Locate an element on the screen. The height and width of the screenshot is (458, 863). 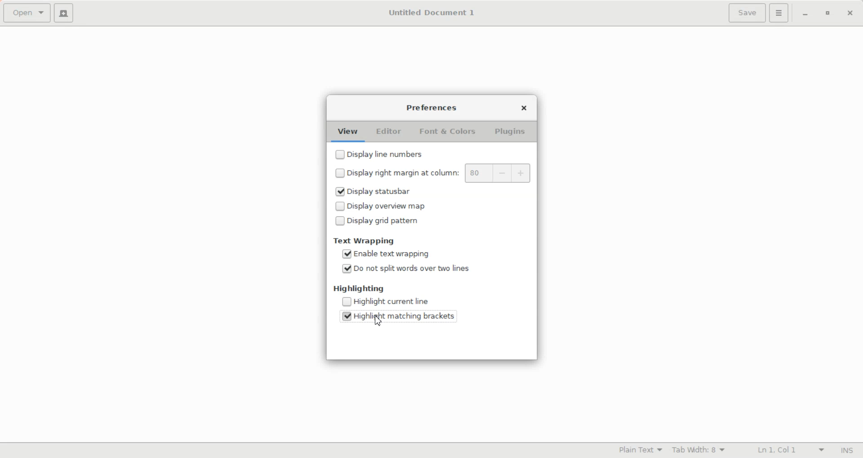
Save is located at coordinates (746, 13).